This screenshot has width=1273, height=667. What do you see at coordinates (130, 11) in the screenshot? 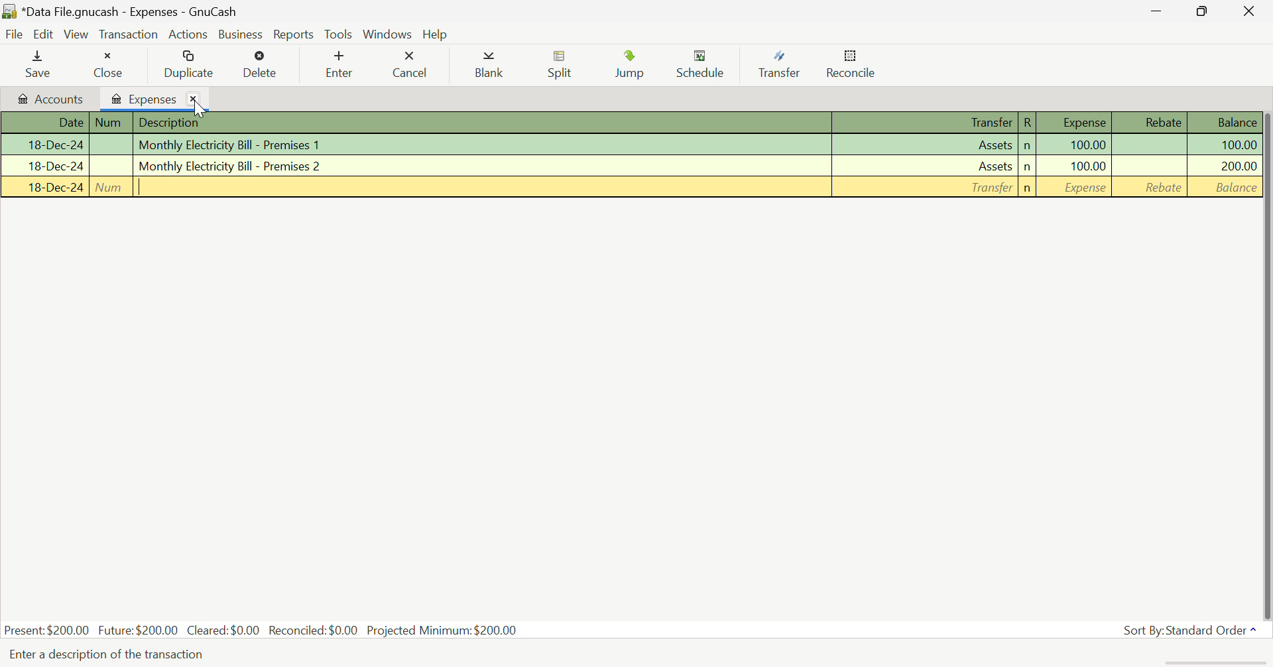
I see `*Data File.gnucash - Expenses - GnuCash` at bounding box center [130, 11].